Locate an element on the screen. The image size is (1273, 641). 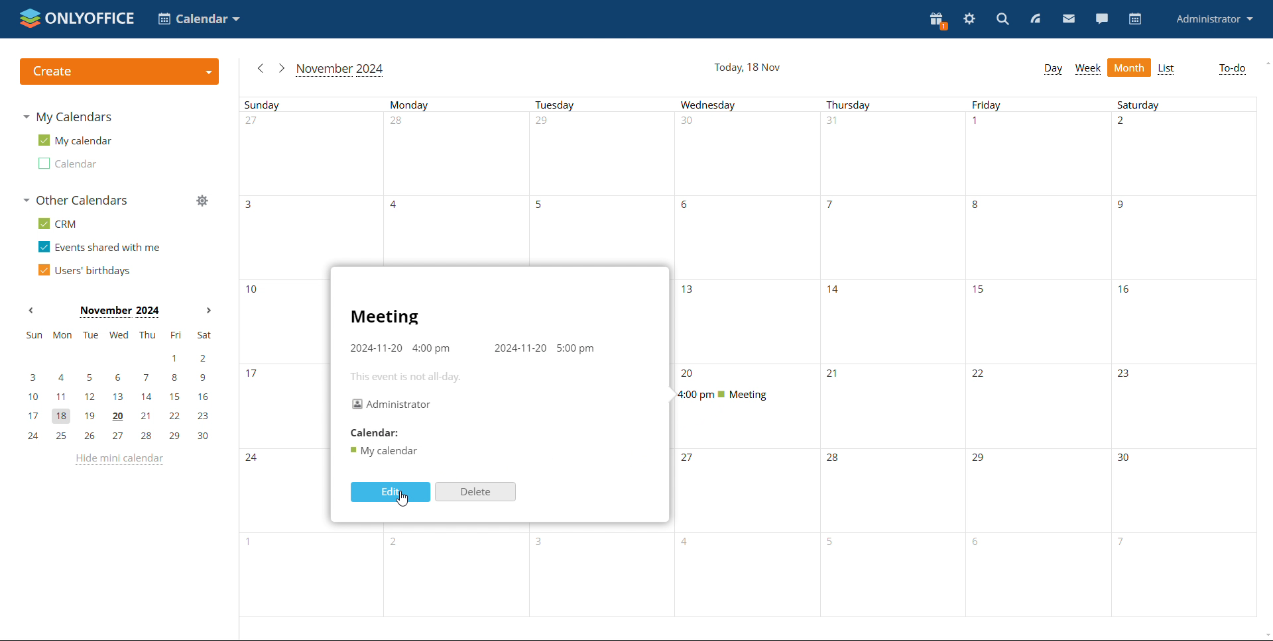
my calendar is located at coordinates (74, 139).